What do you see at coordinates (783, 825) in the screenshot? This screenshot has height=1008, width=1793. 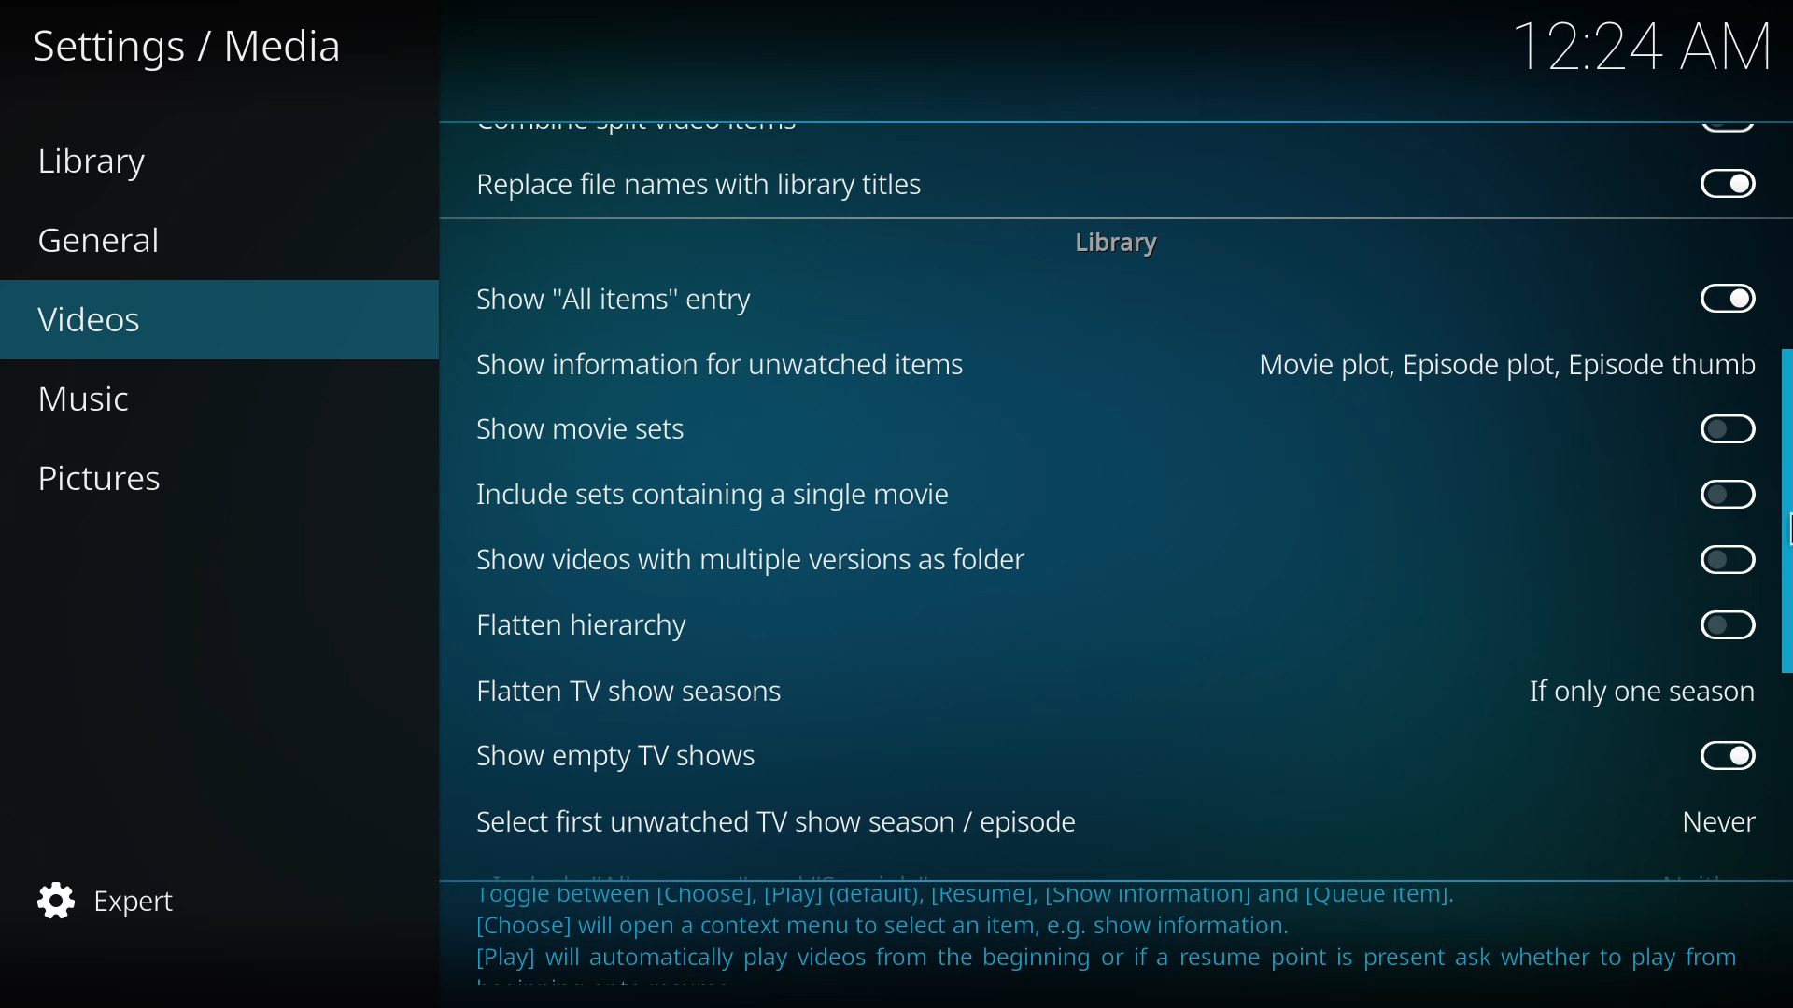 I see `select first tv season` at bounding box center [783, 825].